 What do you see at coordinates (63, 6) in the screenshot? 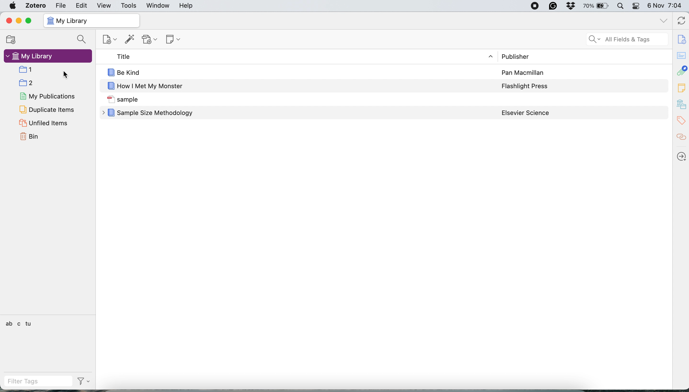
I see `file` at bounding box center [63, 6].